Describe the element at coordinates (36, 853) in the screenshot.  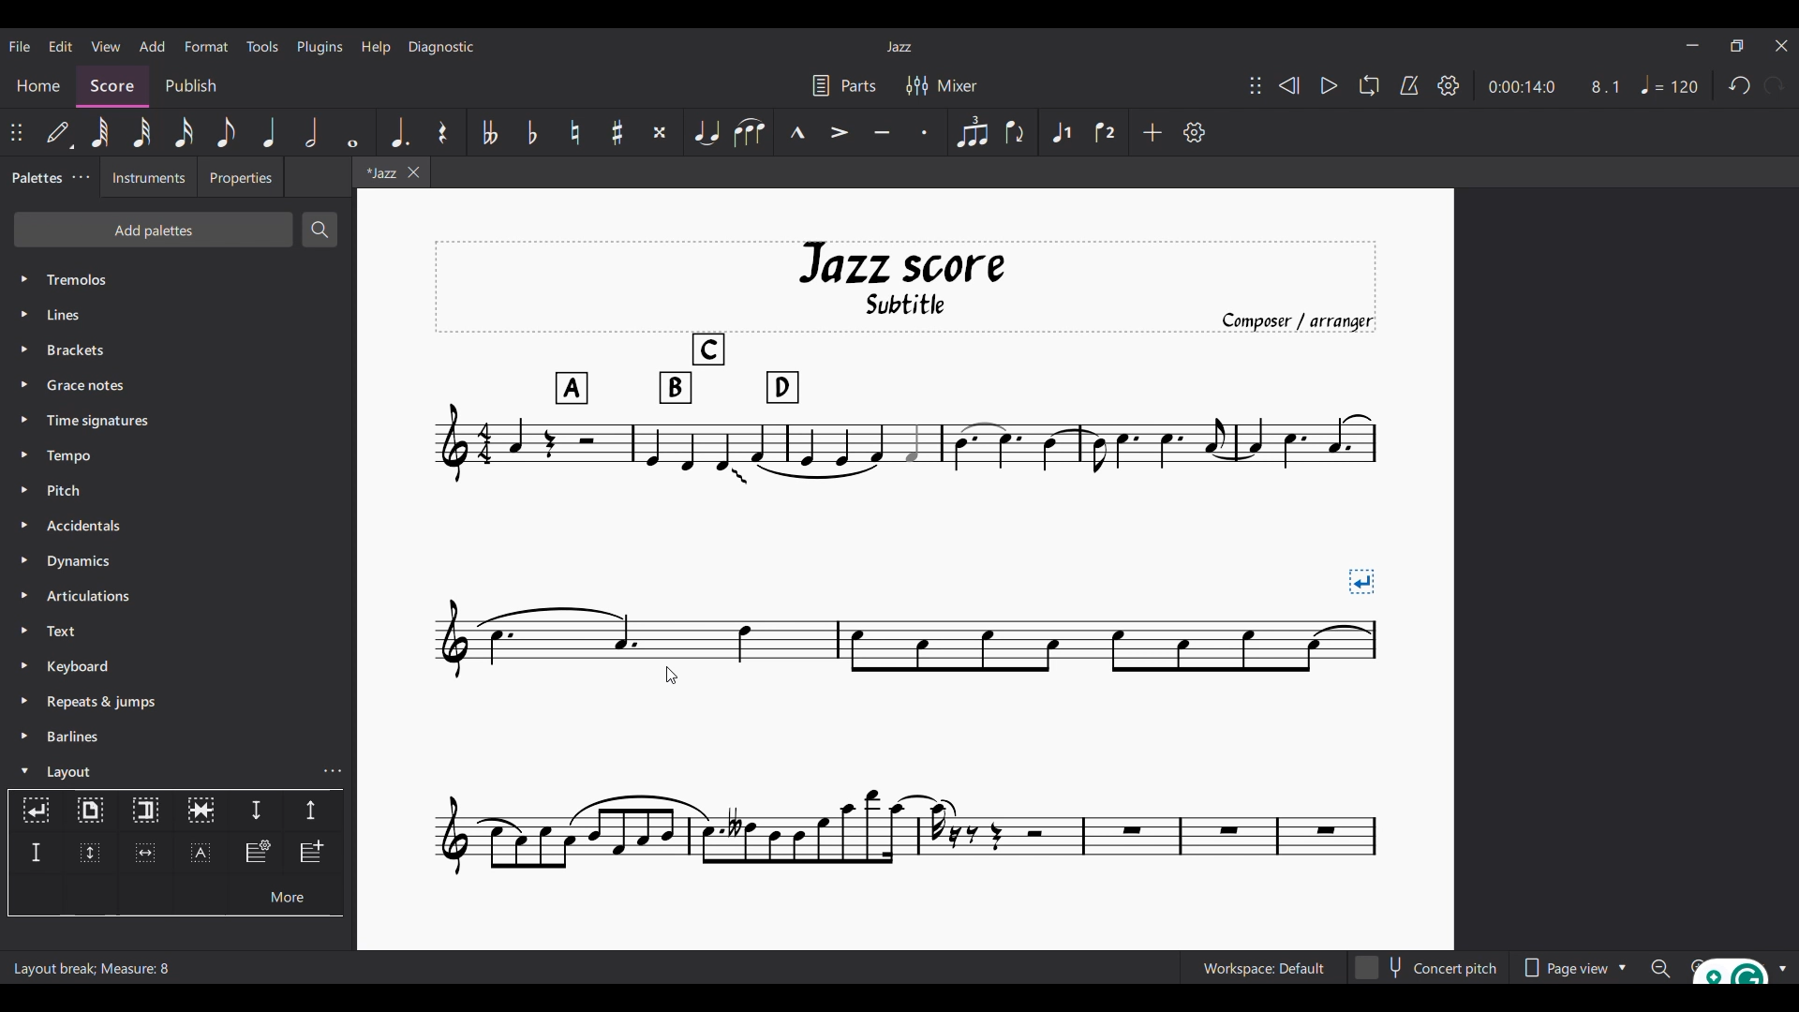
I see `Staff spacer fixed down` at that location.